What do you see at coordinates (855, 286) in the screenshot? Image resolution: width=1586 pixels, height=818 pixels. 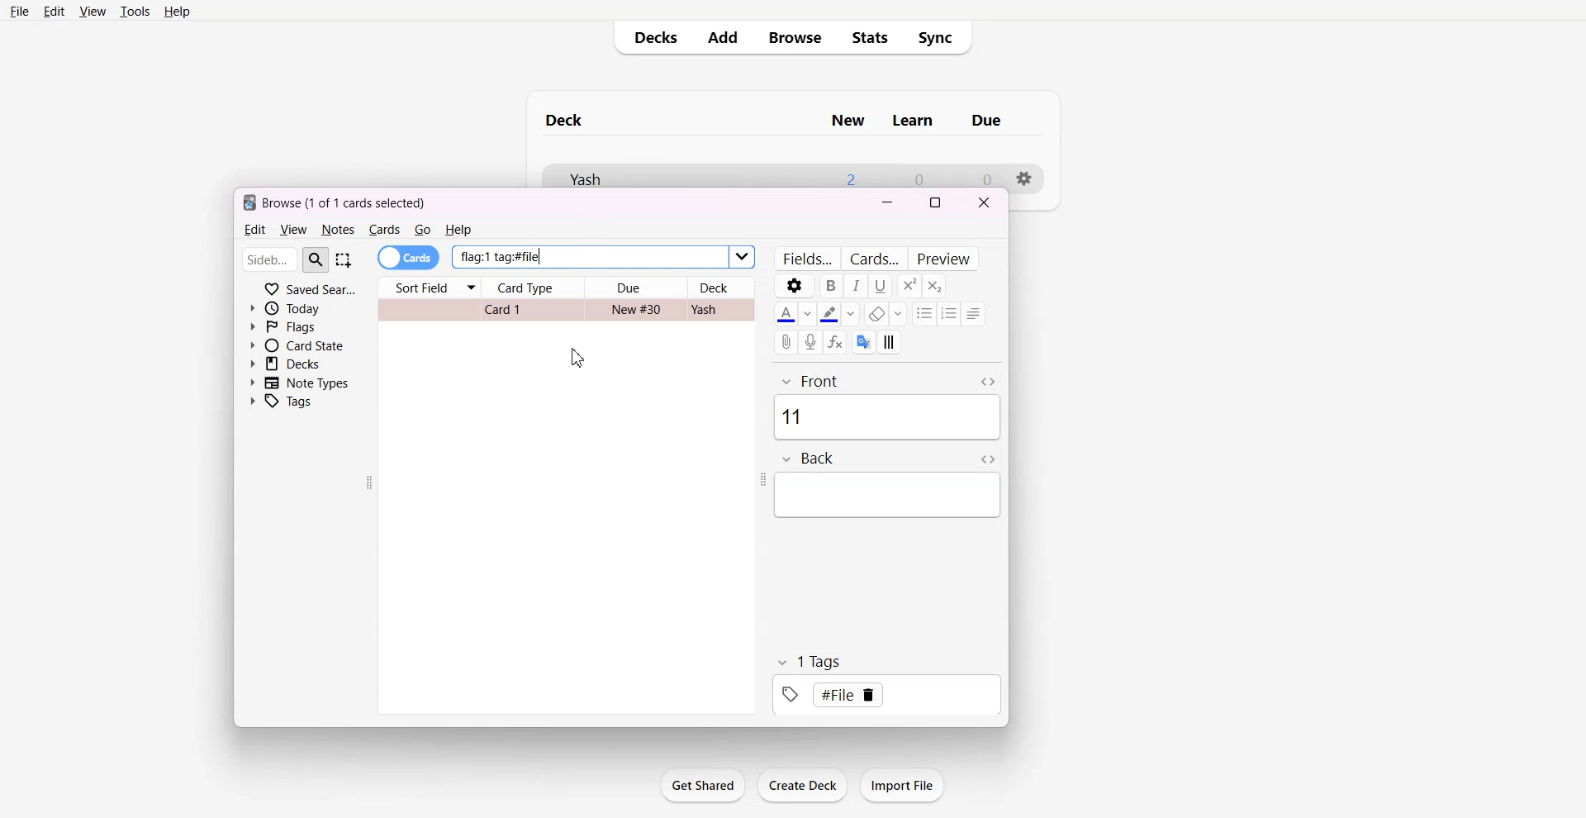 I see `Italic` at bounding box center [855, 286].